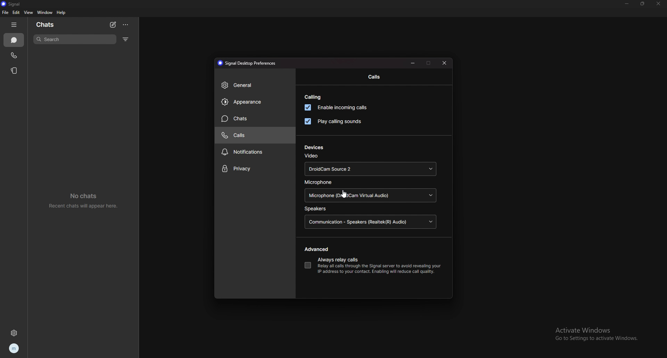  I want to click on devices, so click(314, 147).